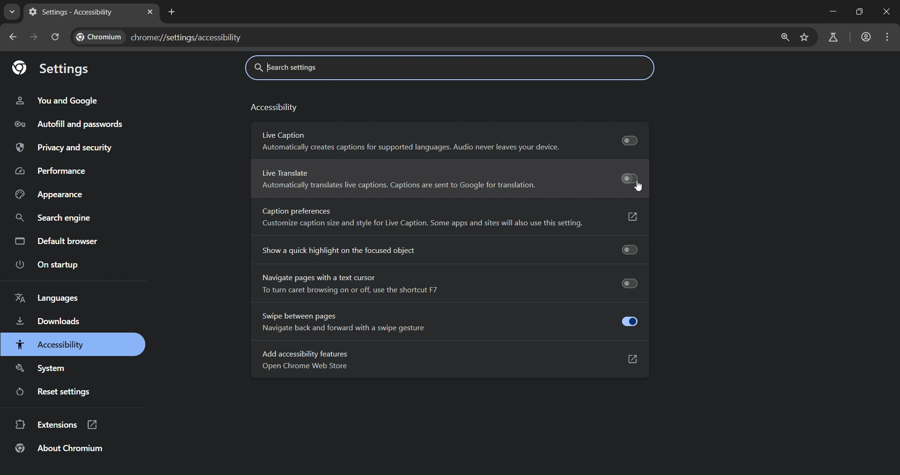 This screenshot has height=475, width=900. I want to click on Live Translate
Automatically translates live captions. Captions are sent to Google for translation., so click(396, 180).